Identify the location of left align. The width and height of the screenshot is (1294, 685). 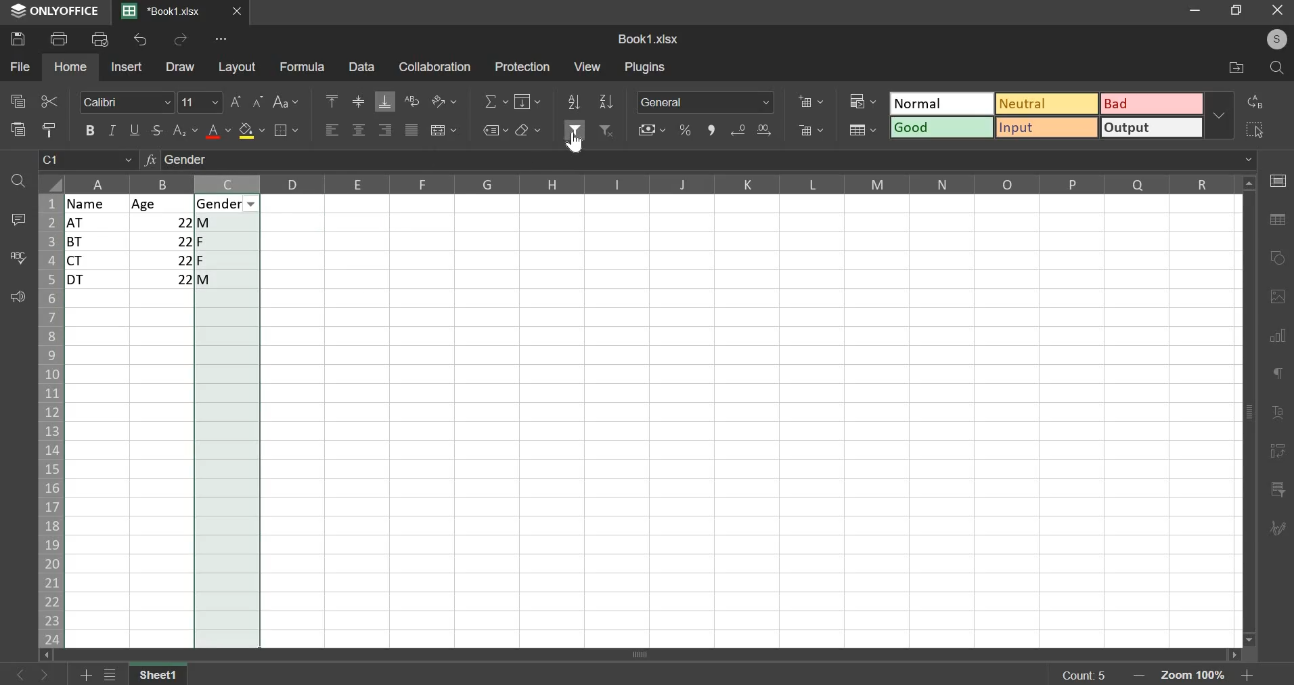
(332, 130).